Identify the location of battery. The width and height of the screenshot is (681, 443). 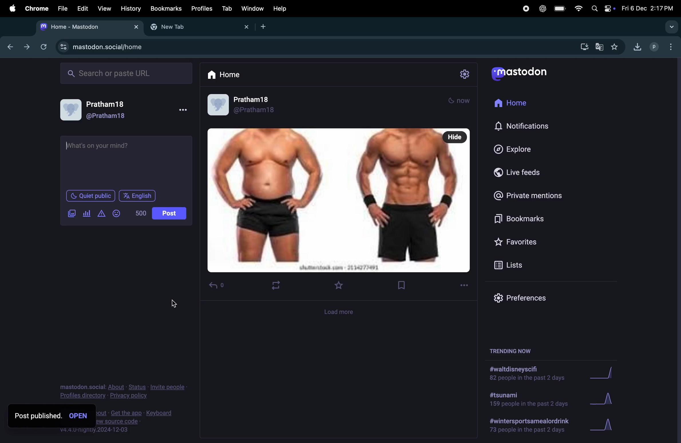
(560, 9).